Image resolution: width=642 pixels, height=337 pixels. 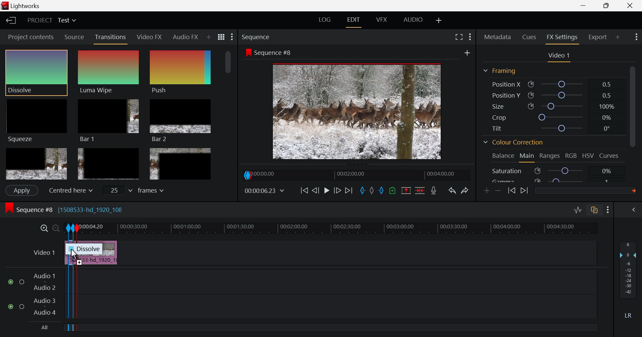 I want to click on Sequence #8 [1508533-hd_1920_10, so click(x=66, y=209).